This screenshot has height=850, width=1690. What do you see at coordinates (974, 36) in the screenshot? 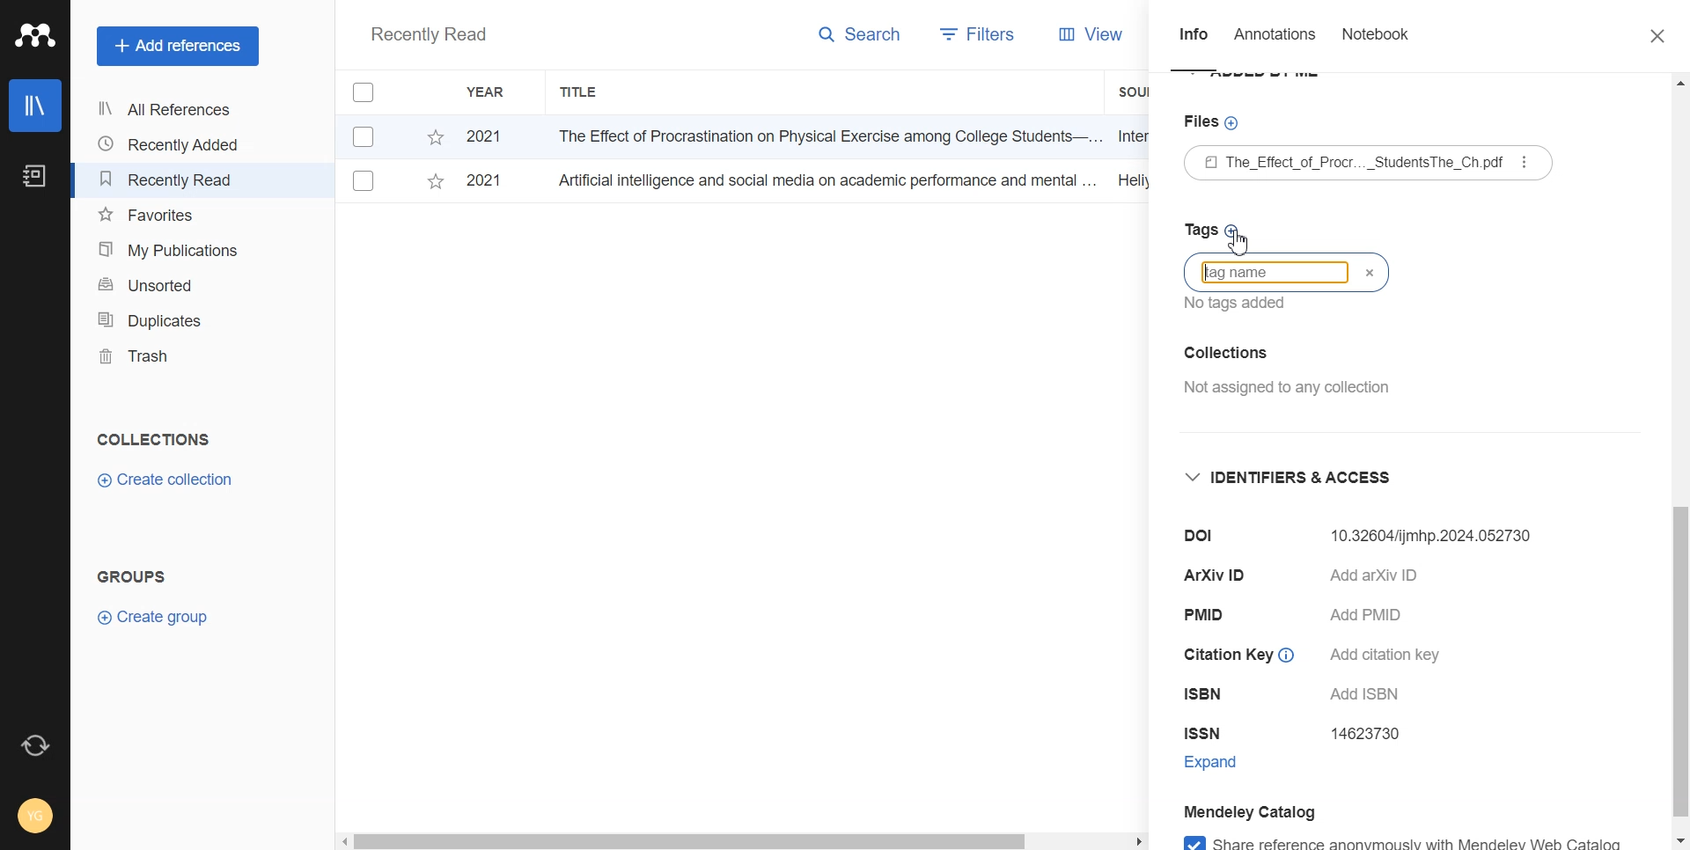
I see `Filters` at bounding box center [974, 36].